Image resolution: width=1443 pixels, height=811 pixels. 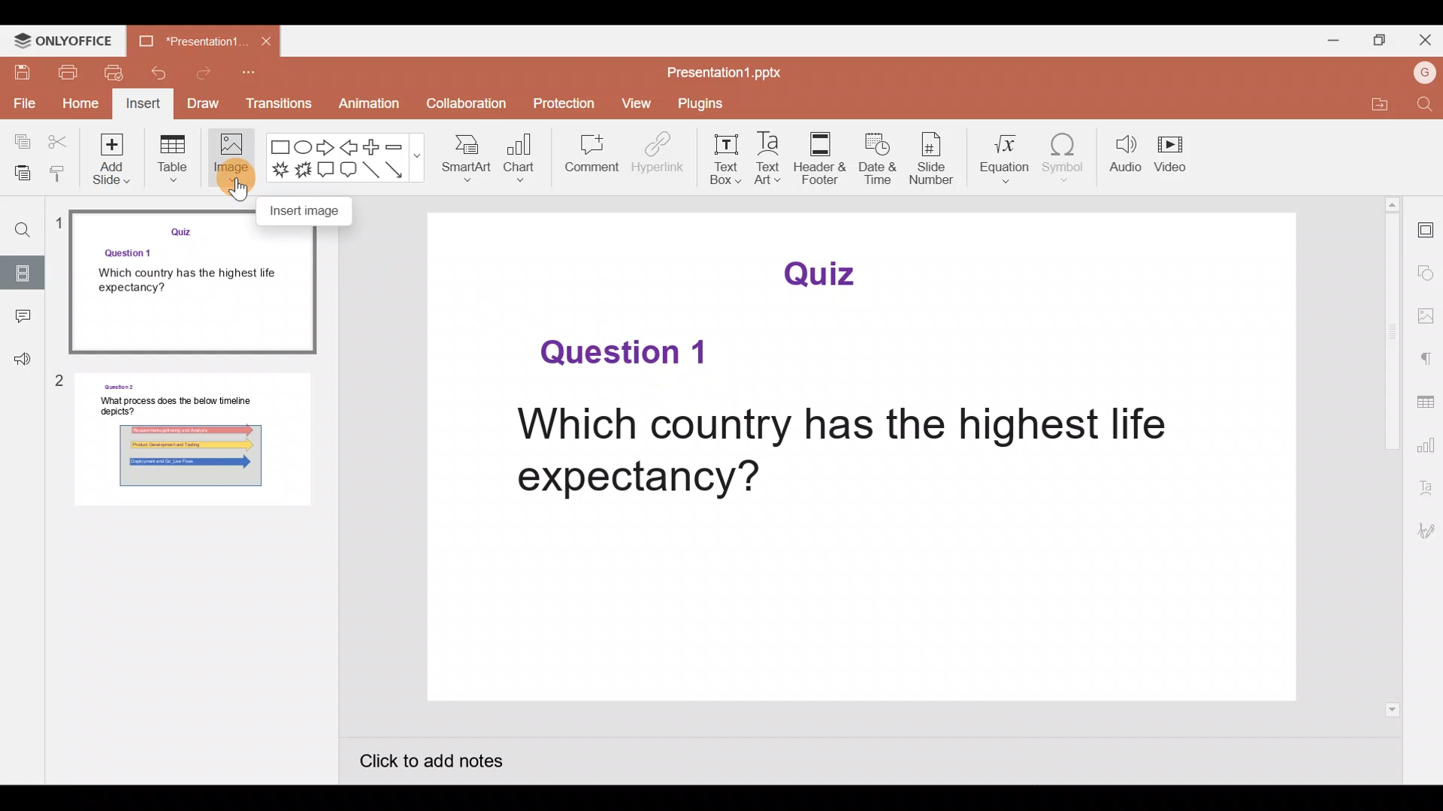 What do you see at coordinates (328, 149) in the screenshot?
I see `Right arrow` at bounding box center [328, 149].